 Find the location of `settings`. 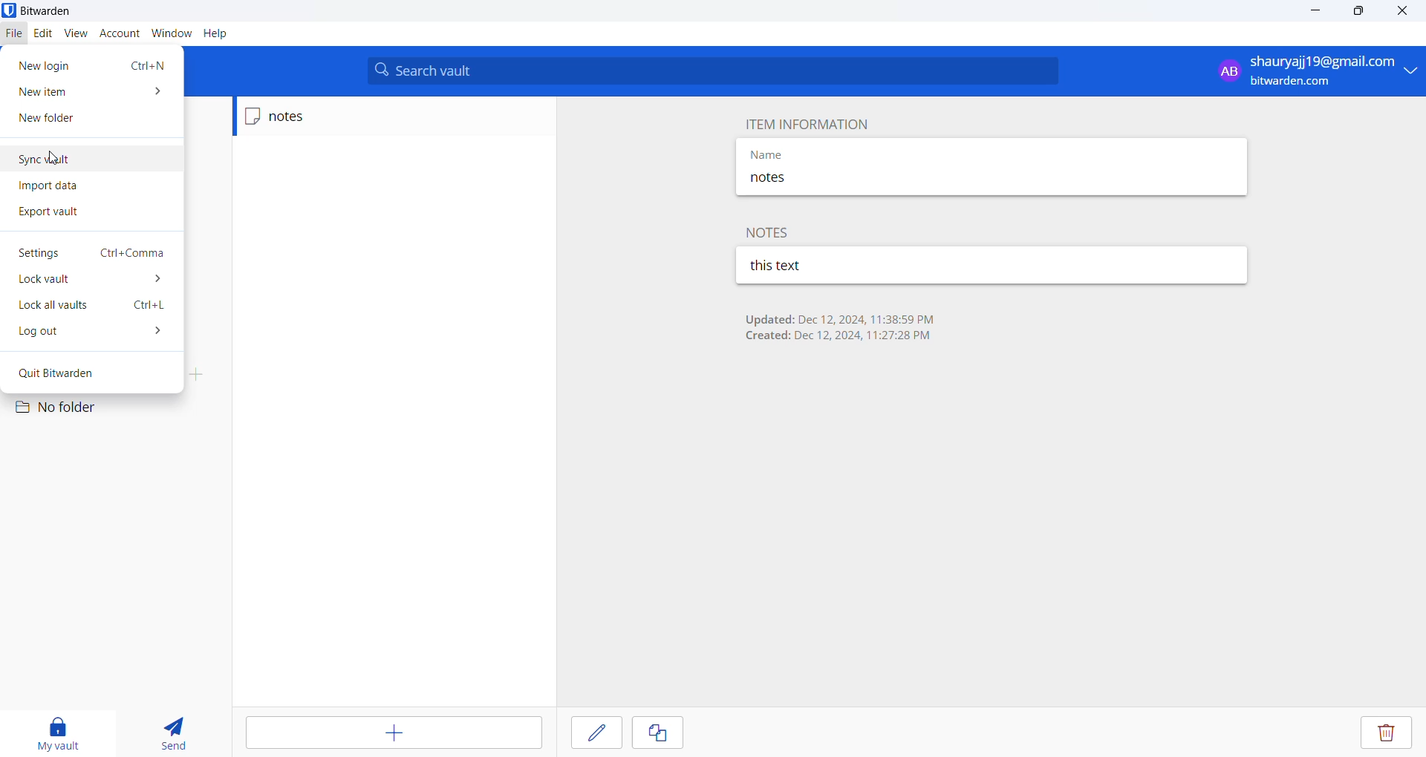

settings is located at coordinates (94, 254).